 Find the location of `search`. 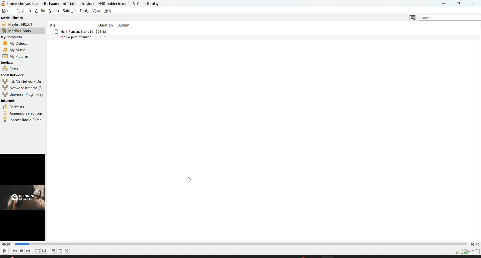

search is located at coordinates (446, 17).